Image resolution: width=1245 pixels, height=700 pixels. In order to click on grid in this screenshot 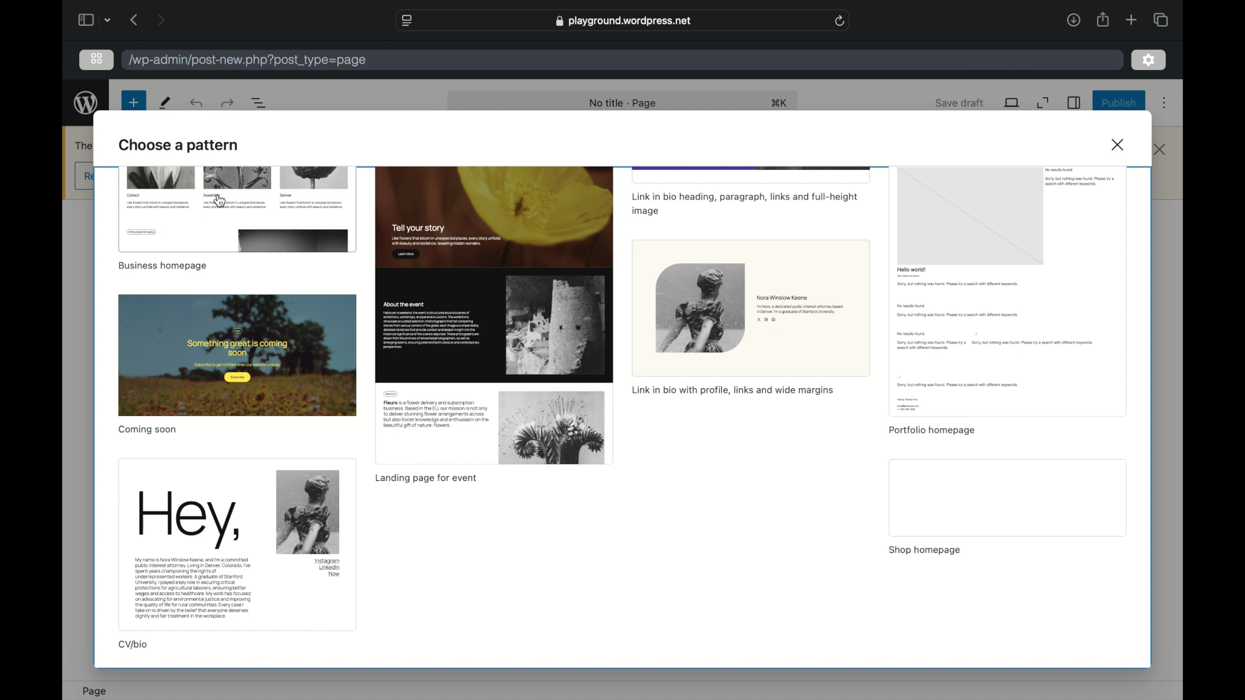, I will do `click(98, 58)`.